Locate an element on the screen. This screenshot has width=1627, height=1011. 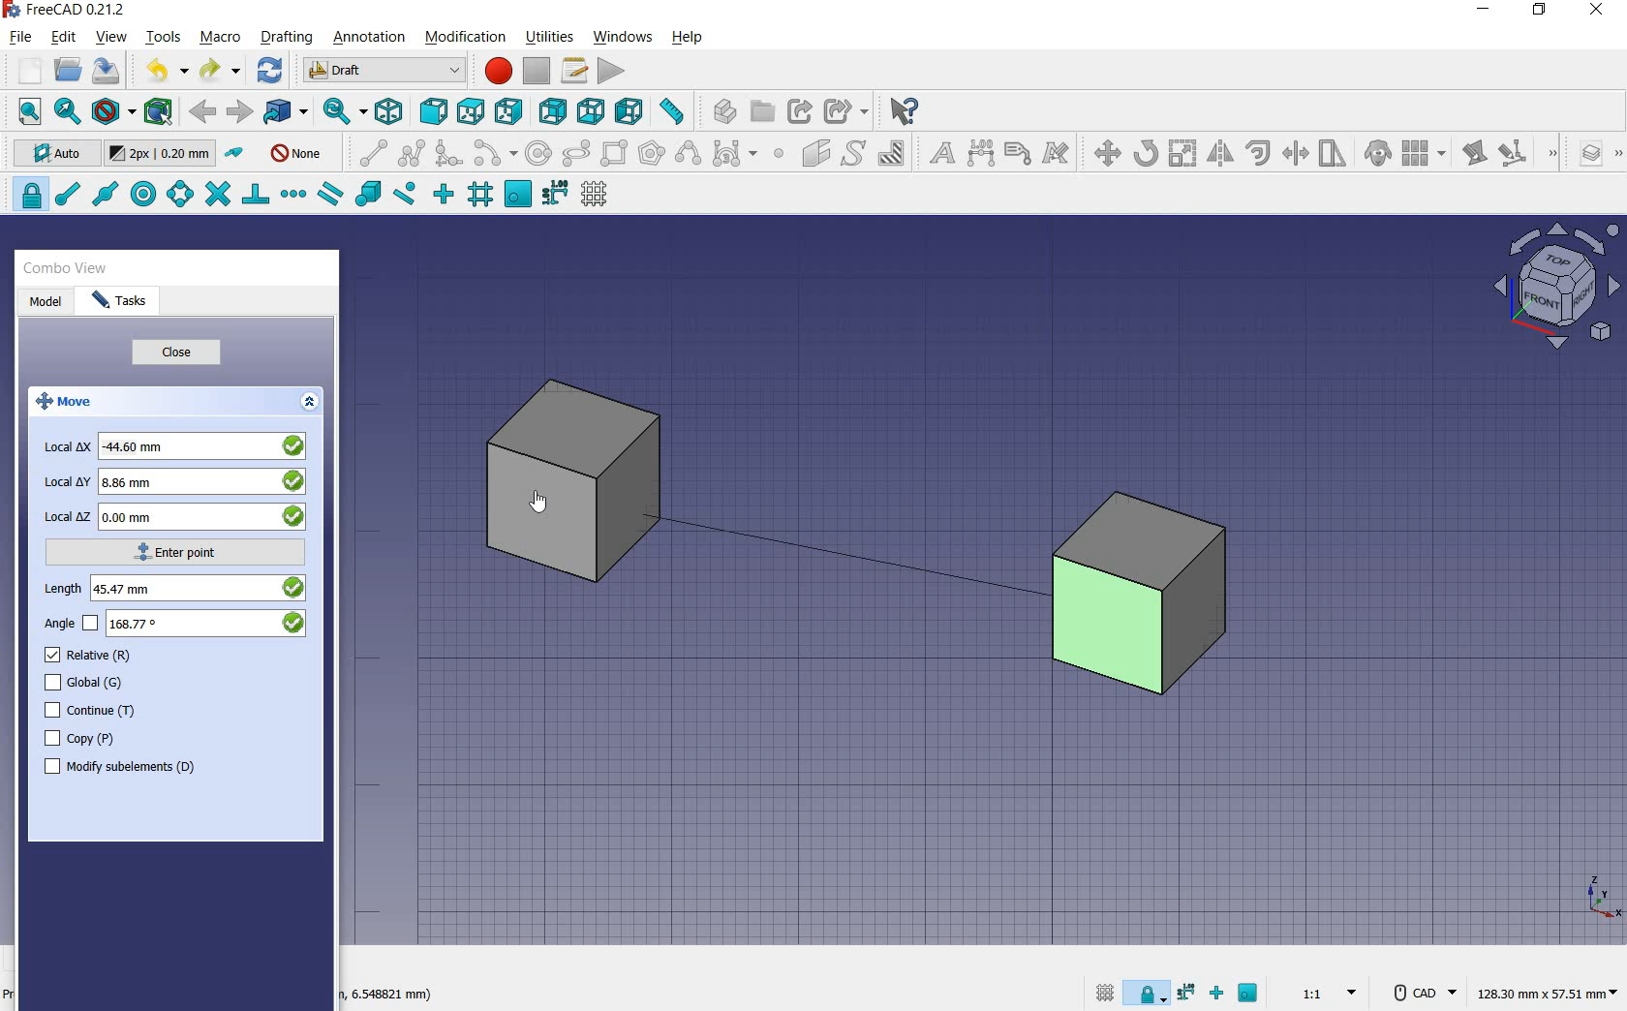
rear is located at coordinates (553, 112).